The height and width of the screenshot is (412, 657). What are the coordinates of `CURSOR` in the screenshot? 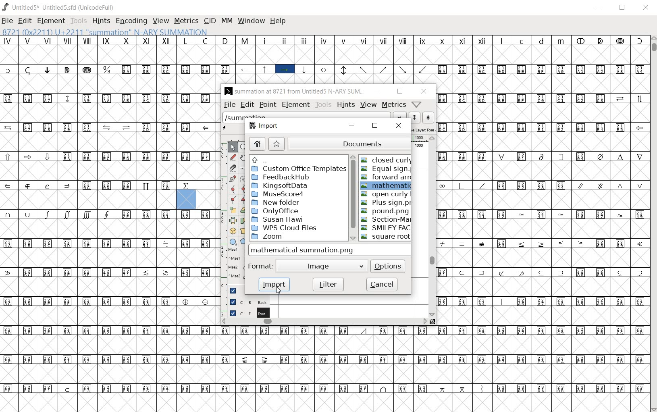 It's located at (415, 27).